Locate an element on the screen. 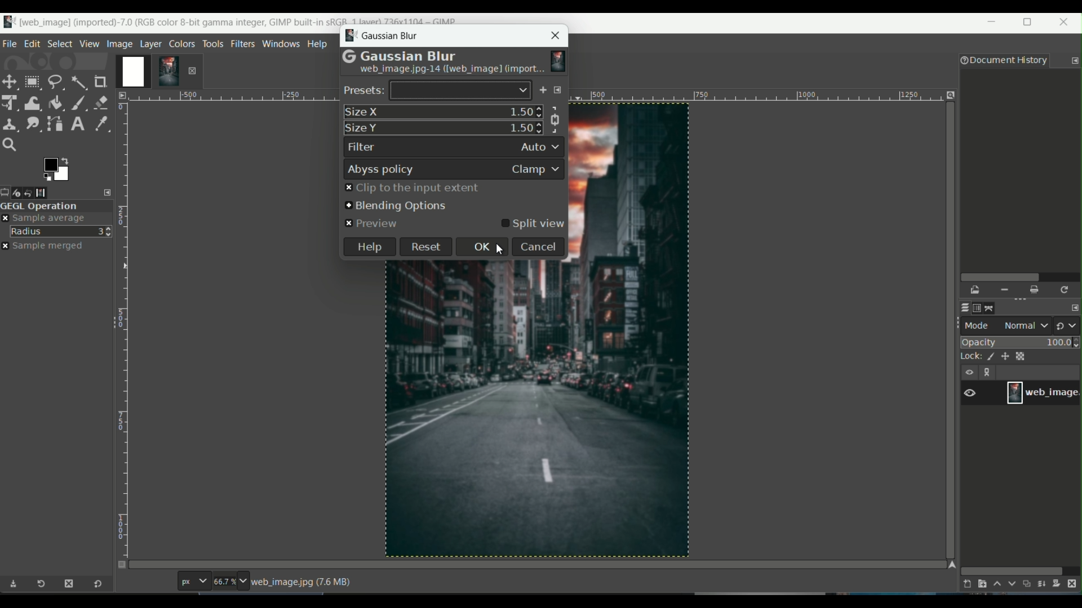  move tool is located at coordinates (10, 82).